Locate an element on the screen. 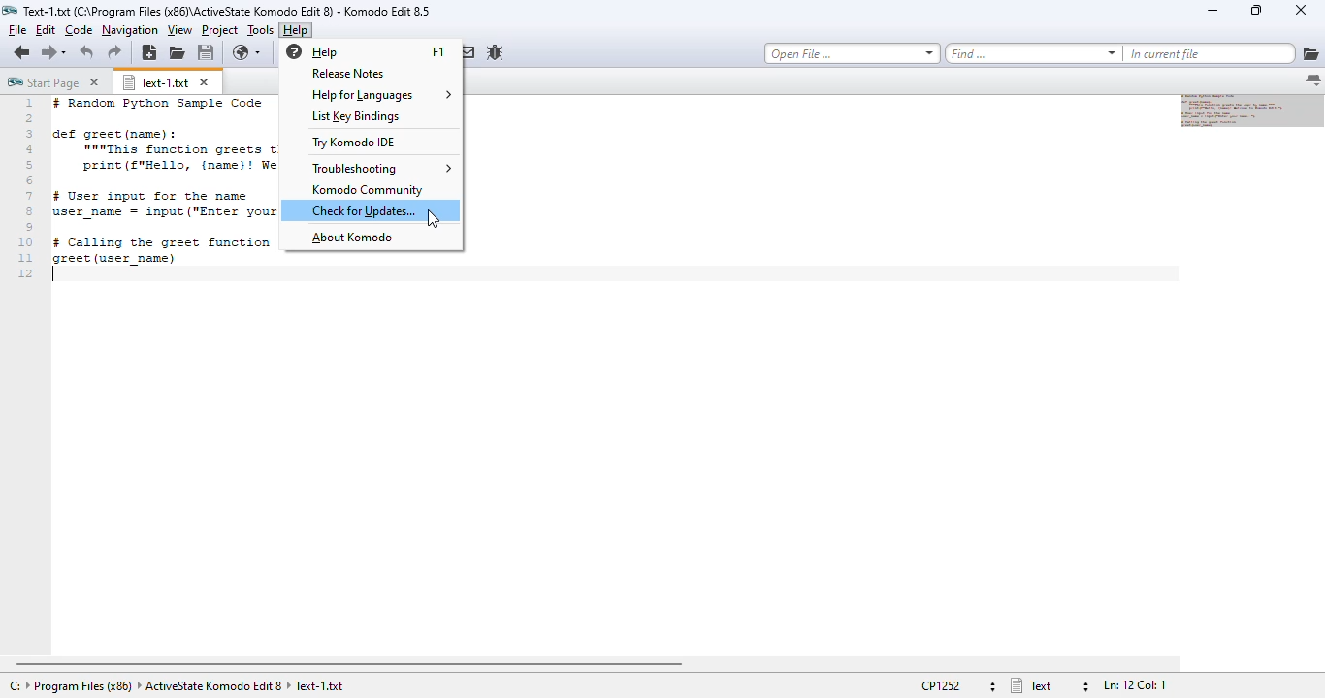 This screenshot has width=1325, height=698. redo last action is located at coordinates (114, 52).